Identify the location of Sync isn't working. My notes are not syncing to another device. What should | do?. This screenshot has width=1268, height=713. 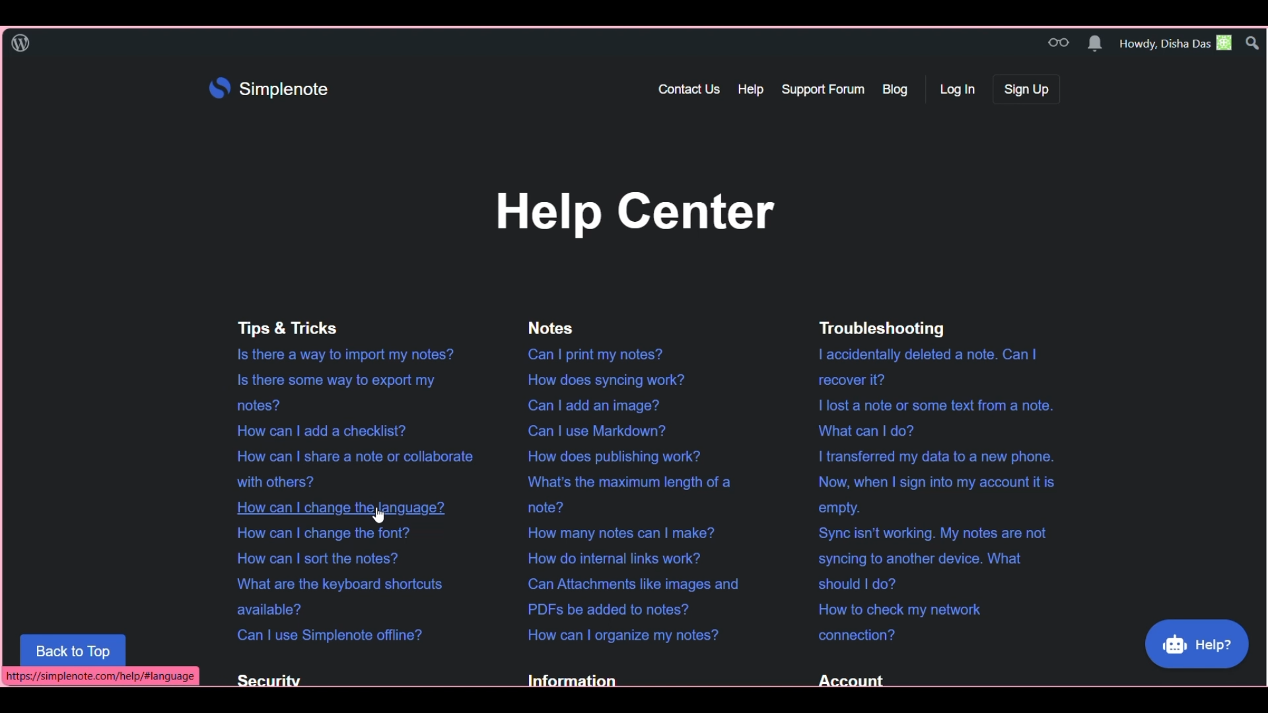
(927, 557).